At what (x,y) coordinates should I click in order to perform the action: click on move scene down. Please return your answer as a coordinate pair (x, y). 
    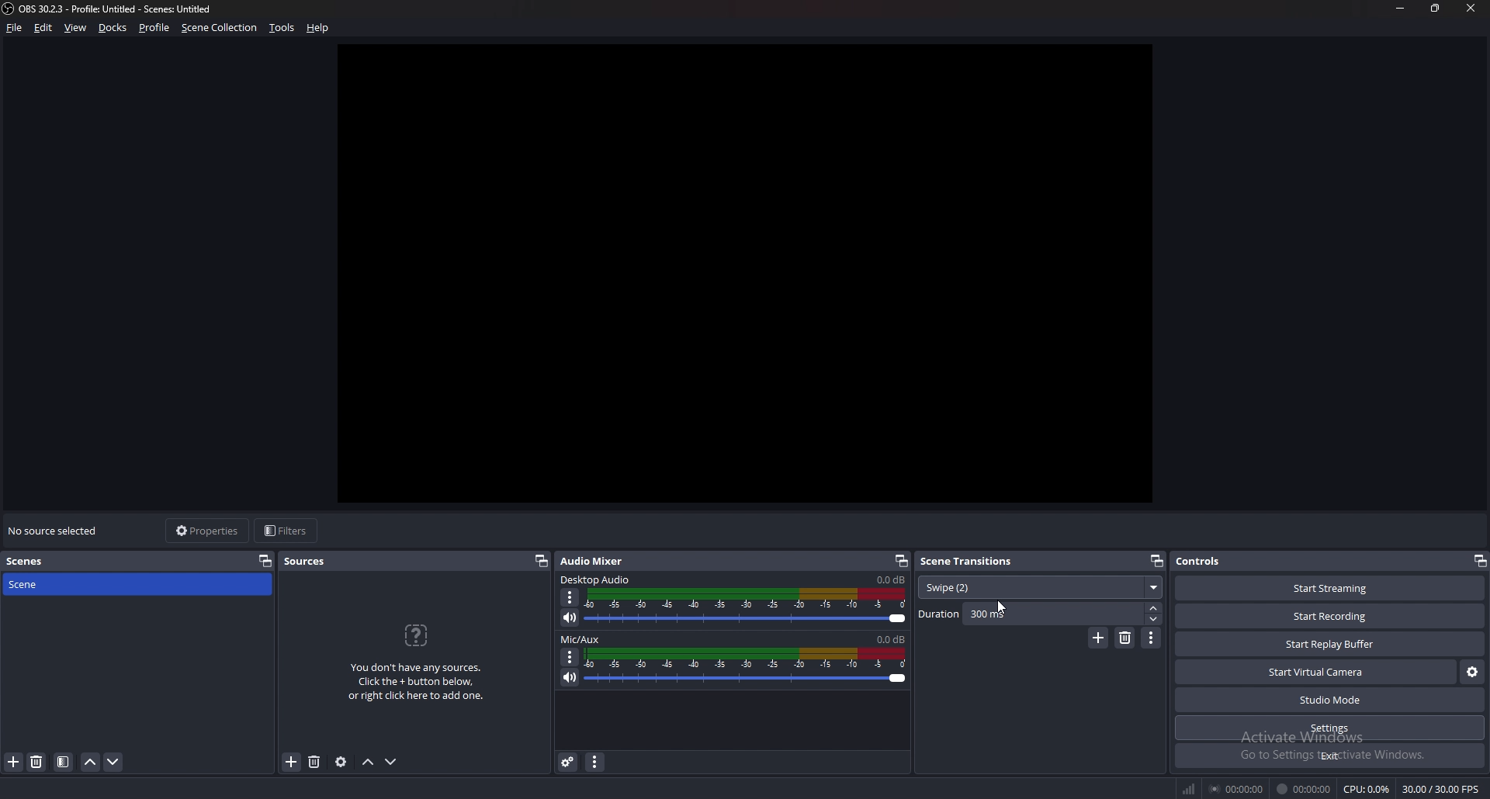
    Looking at the image, I should click on (114, 762).